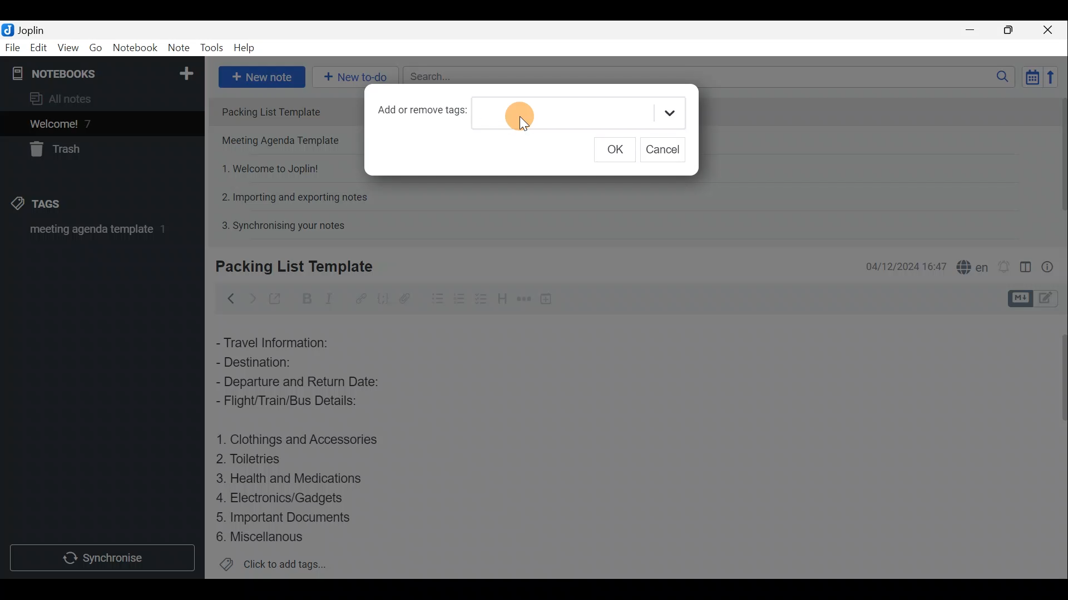 This screenshot has width=1068, height=600. I want to click on Edit, so click(36, 48).